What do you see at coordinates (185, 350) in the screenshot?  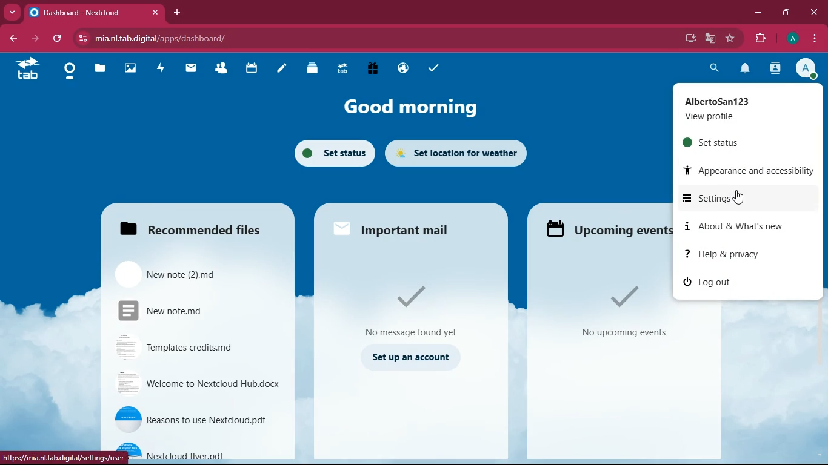 I see `Templates credits.md` at bounding box center [185, 350].